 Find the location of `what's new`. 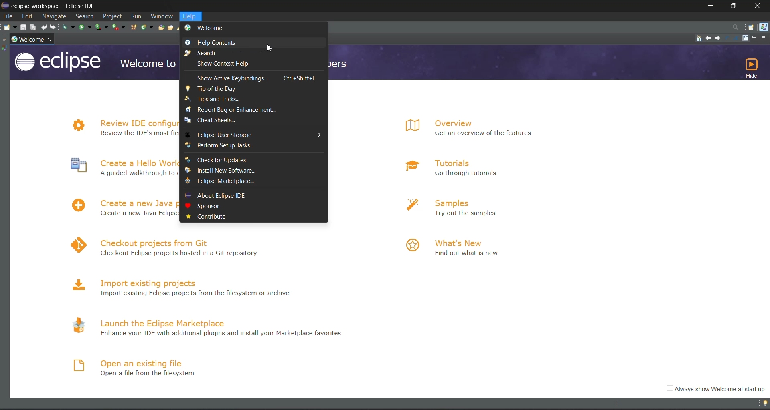

what's new is located at coordinates (452, 244).